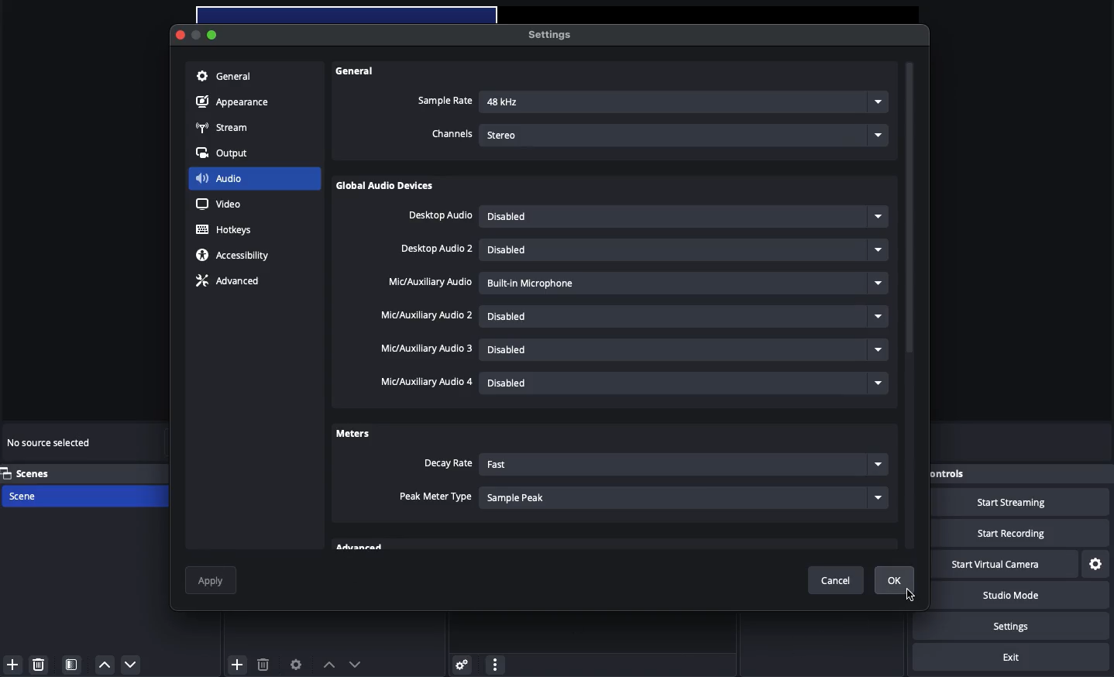  I want to click on Cursor, so click(912, 594).